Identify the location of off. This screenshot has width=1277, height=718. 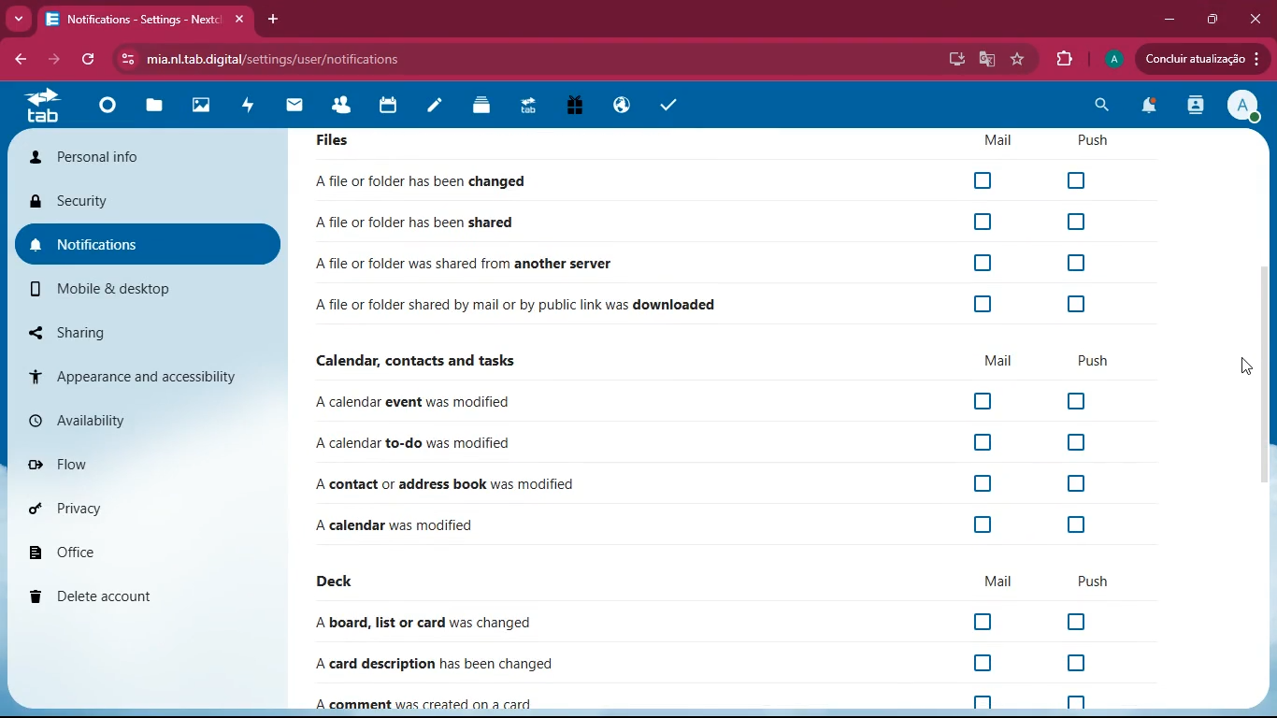
(1077, 483).